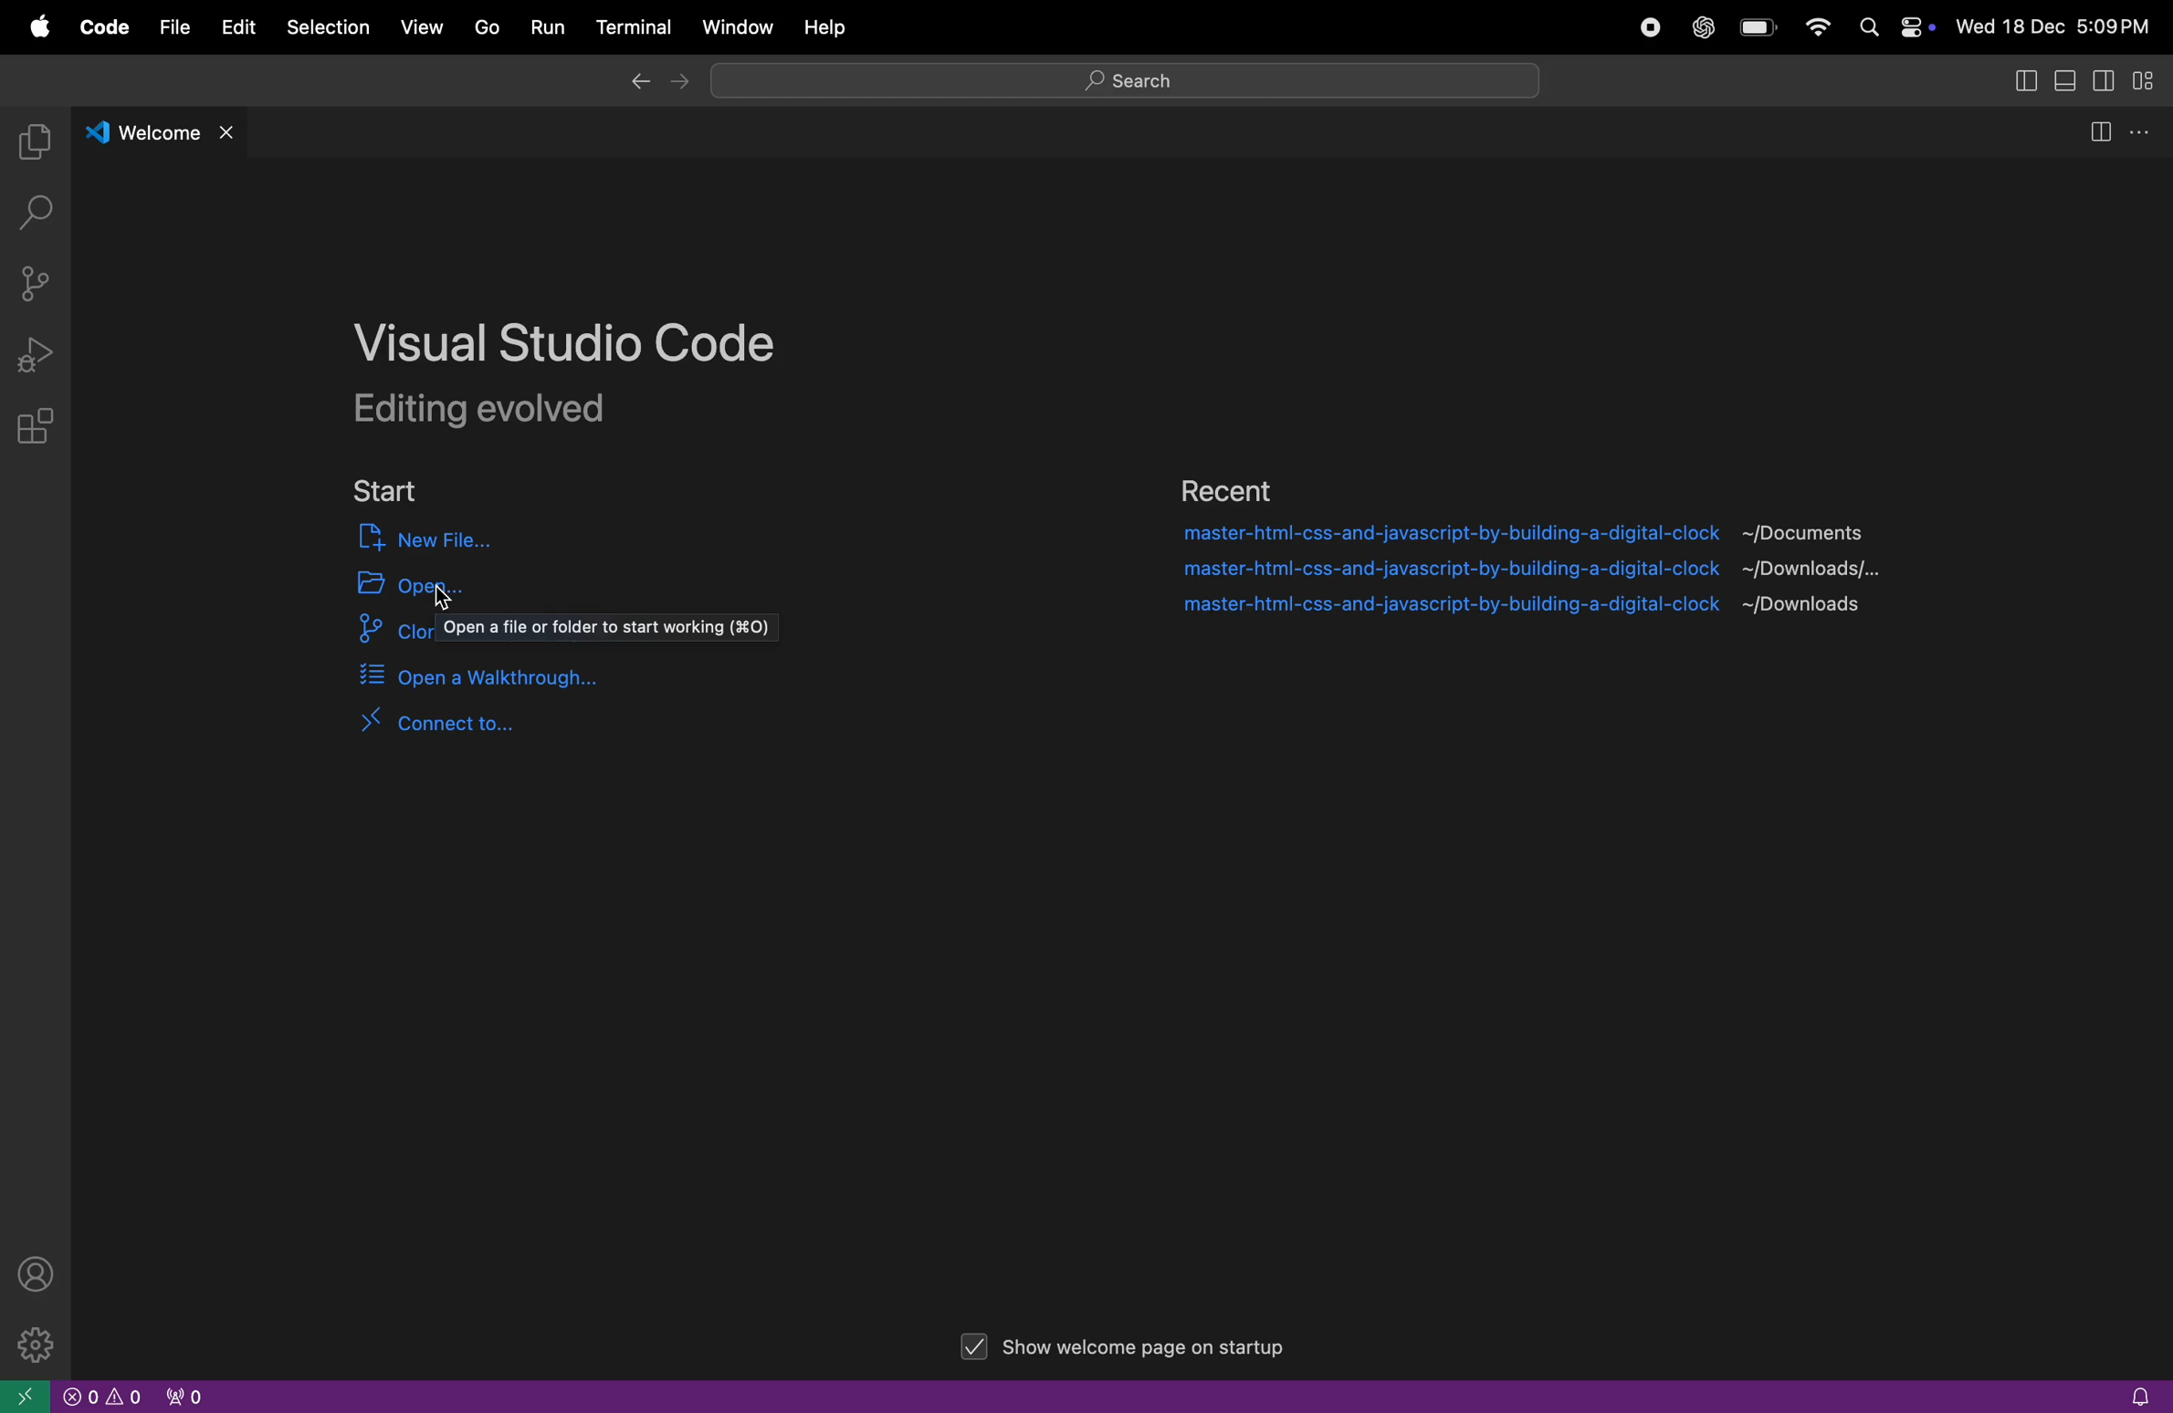 This screenshot has height=1413, width=2173. I want to click on backward, so click(636, 84).